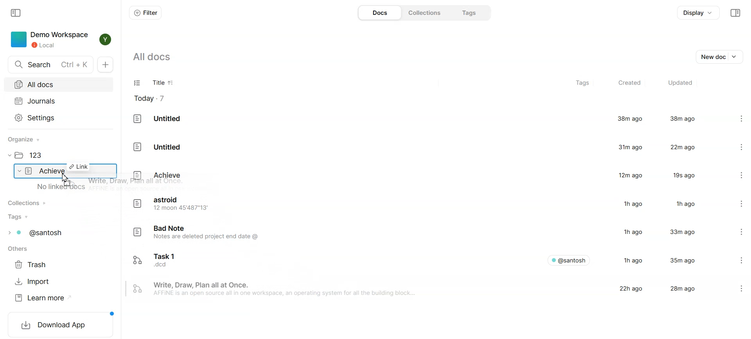 The height and width of the screenshot is (339, 751). I want to click on Tags, so click(467, 12).